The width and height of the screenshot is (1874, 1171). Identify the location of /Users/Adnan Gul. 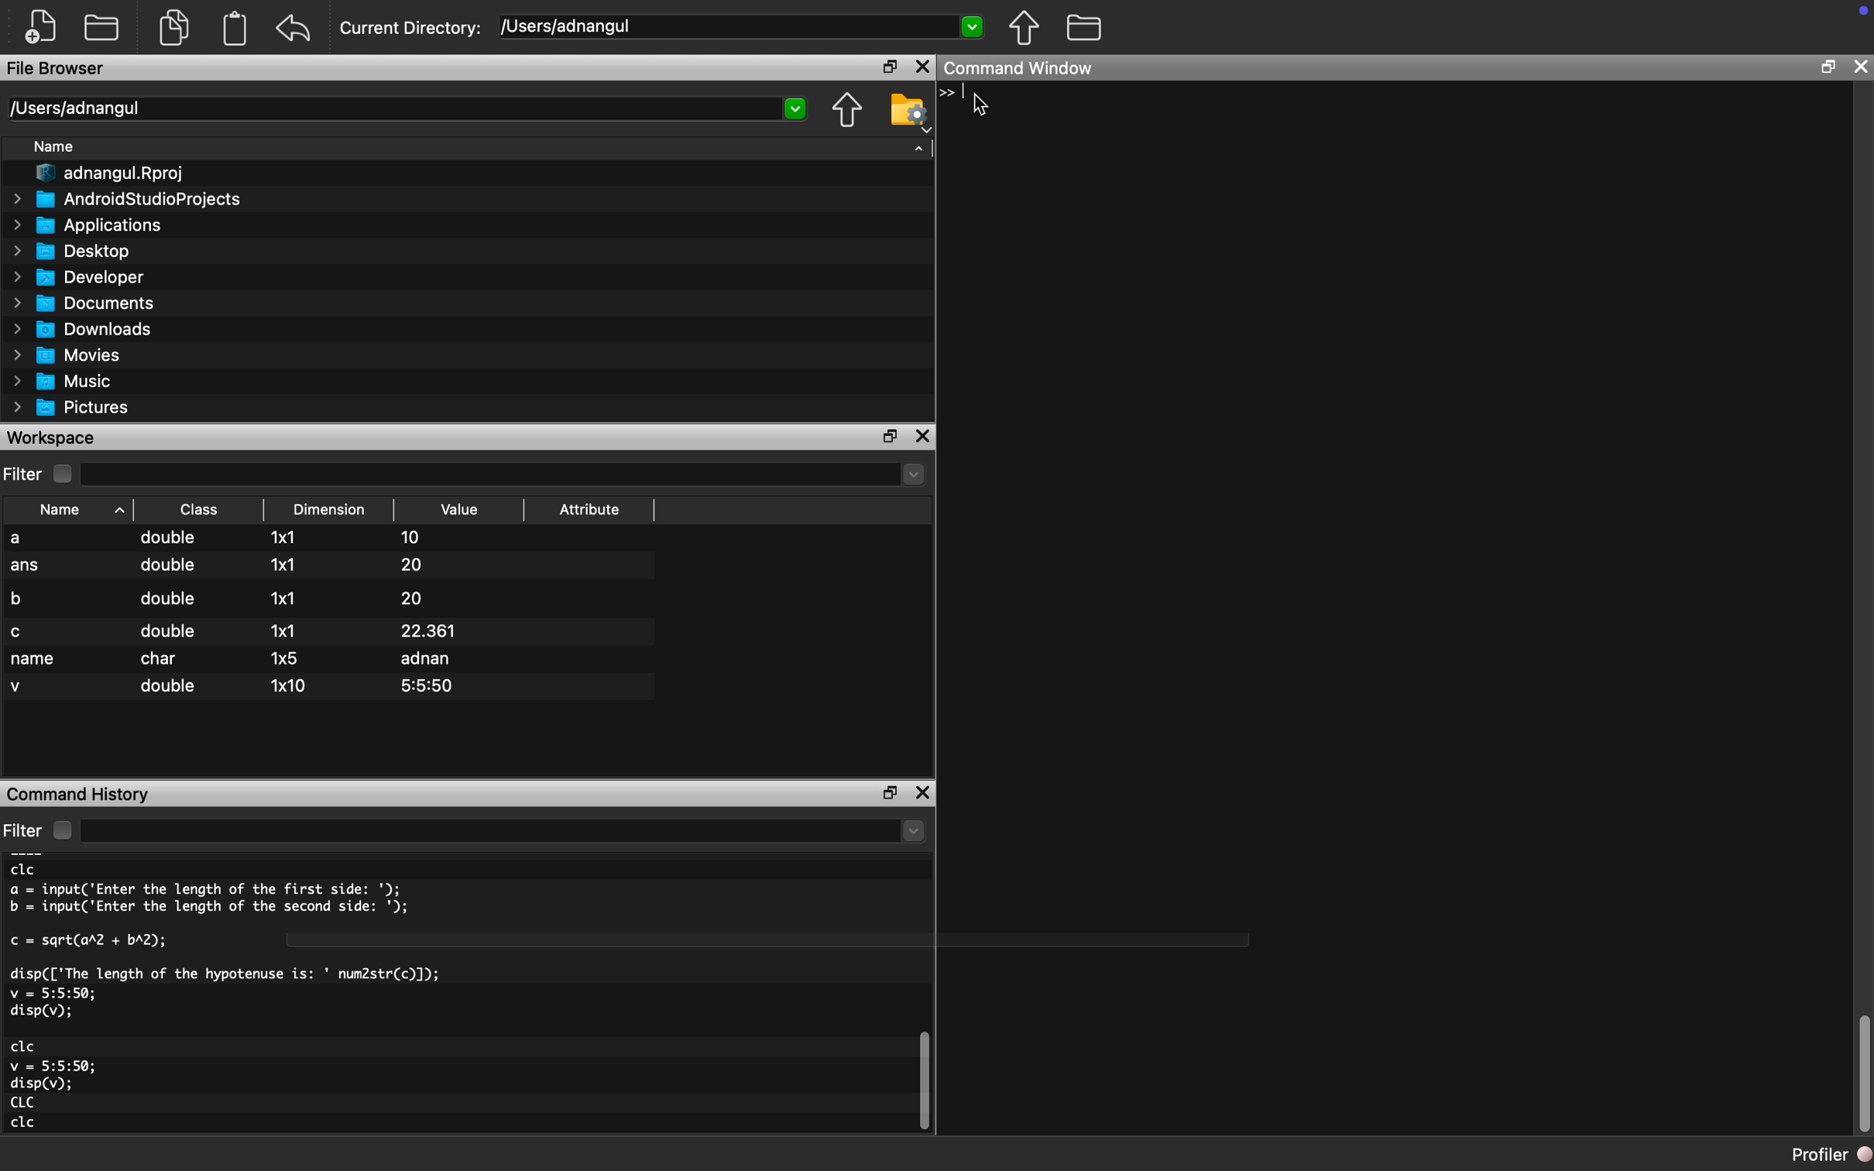
(390, 110).